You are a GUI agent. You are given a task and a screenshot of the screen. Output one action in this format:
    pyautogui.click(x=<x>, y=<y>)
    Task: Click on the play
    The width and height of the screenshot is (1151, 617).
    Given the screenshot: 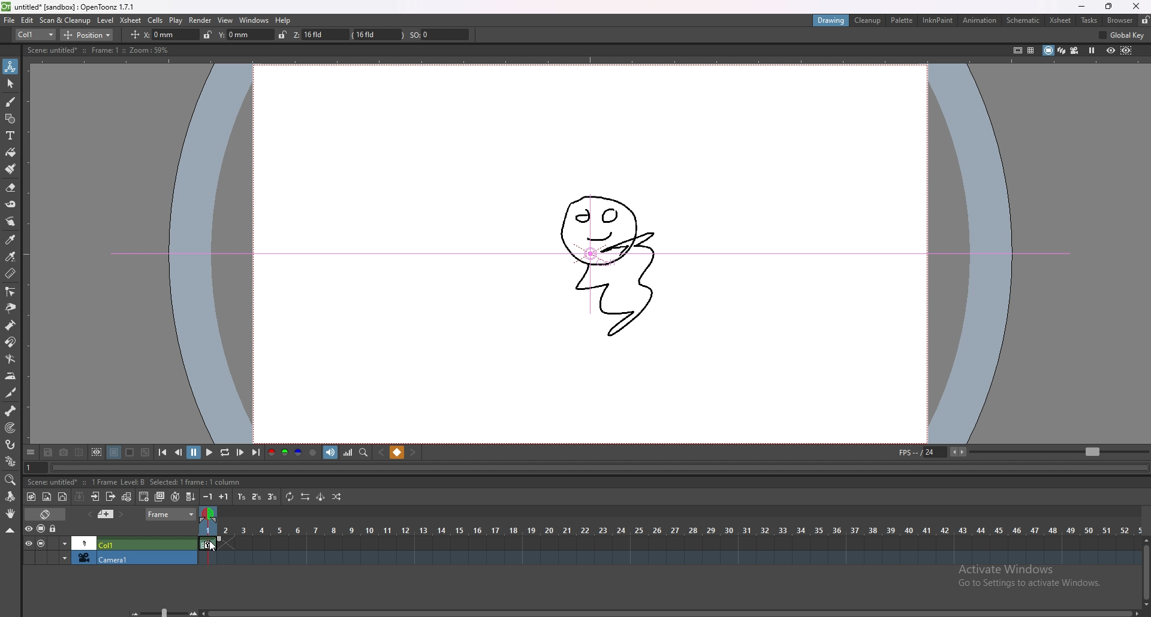 What is the action you would take?
    pyautogui.click(x=208, y=453)
    